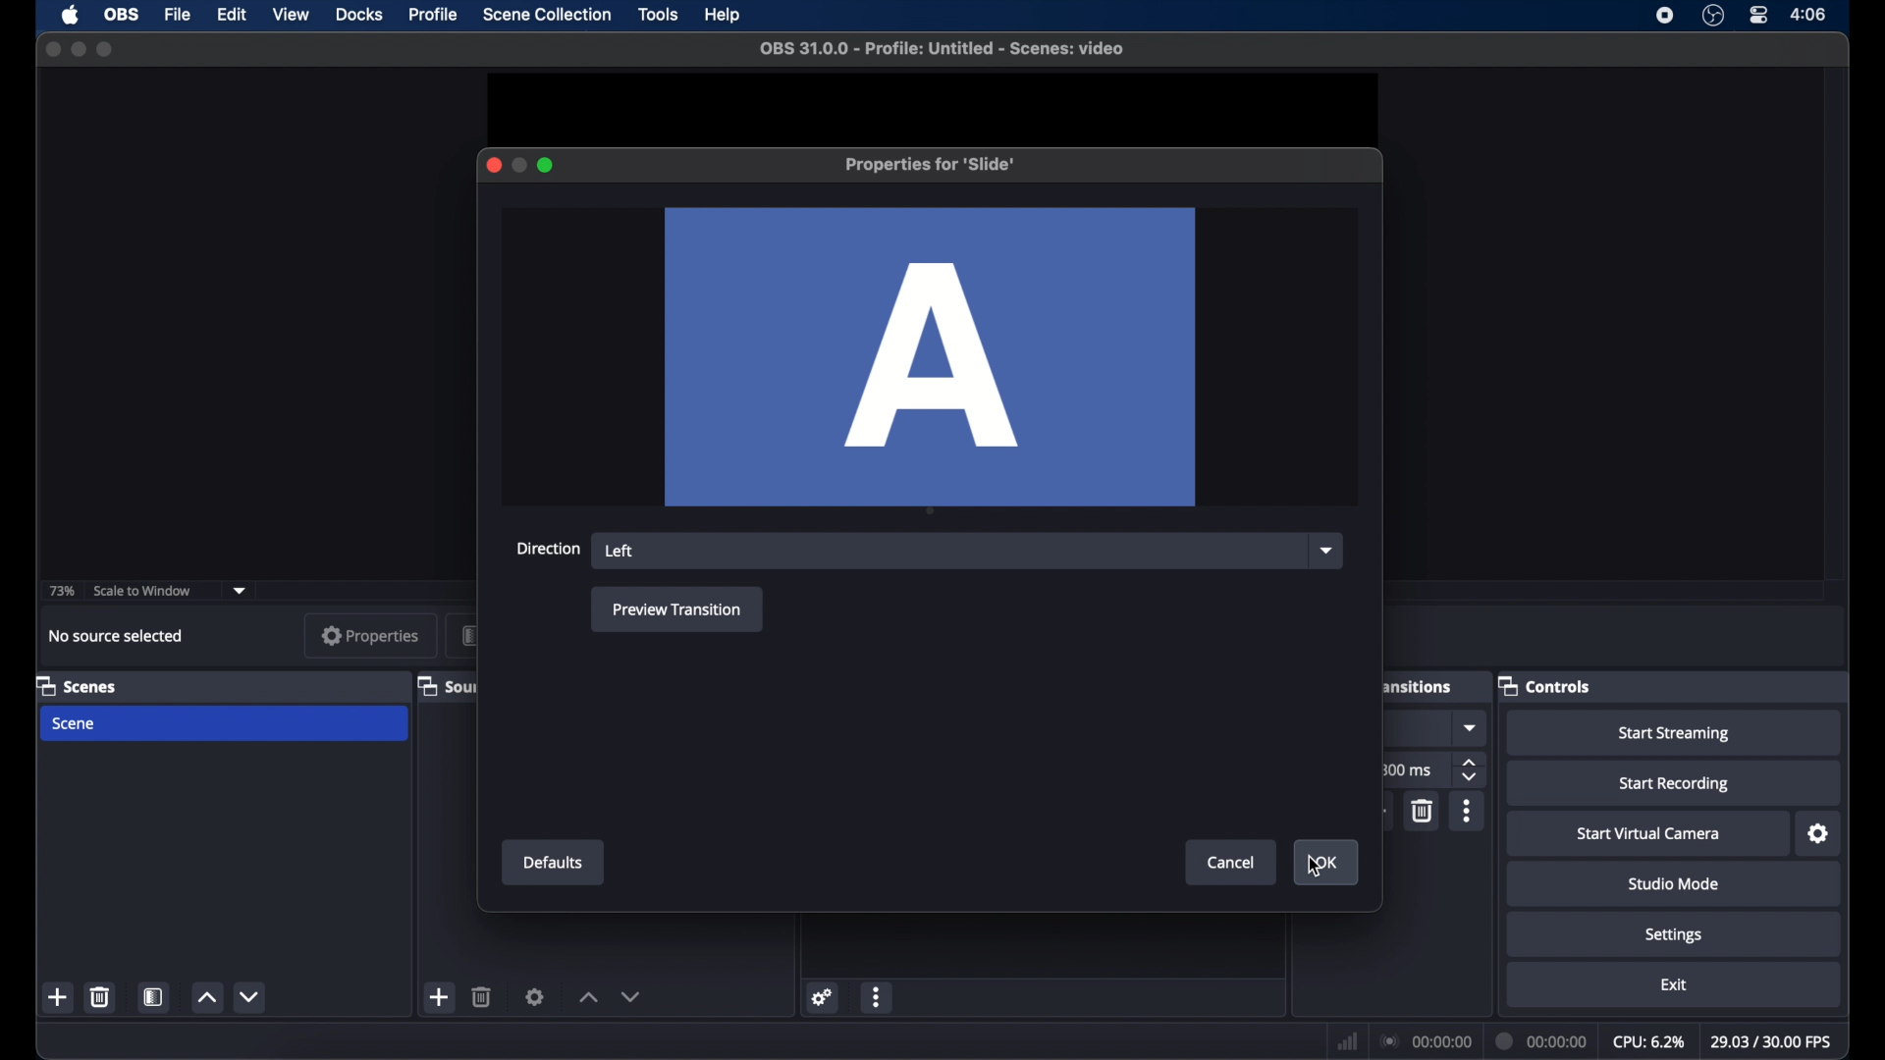 The image size is (1885, 1060). What do you see at coordinates (878, 996) in the screenshot?
I see `more options` at bounding box center [878, 996].